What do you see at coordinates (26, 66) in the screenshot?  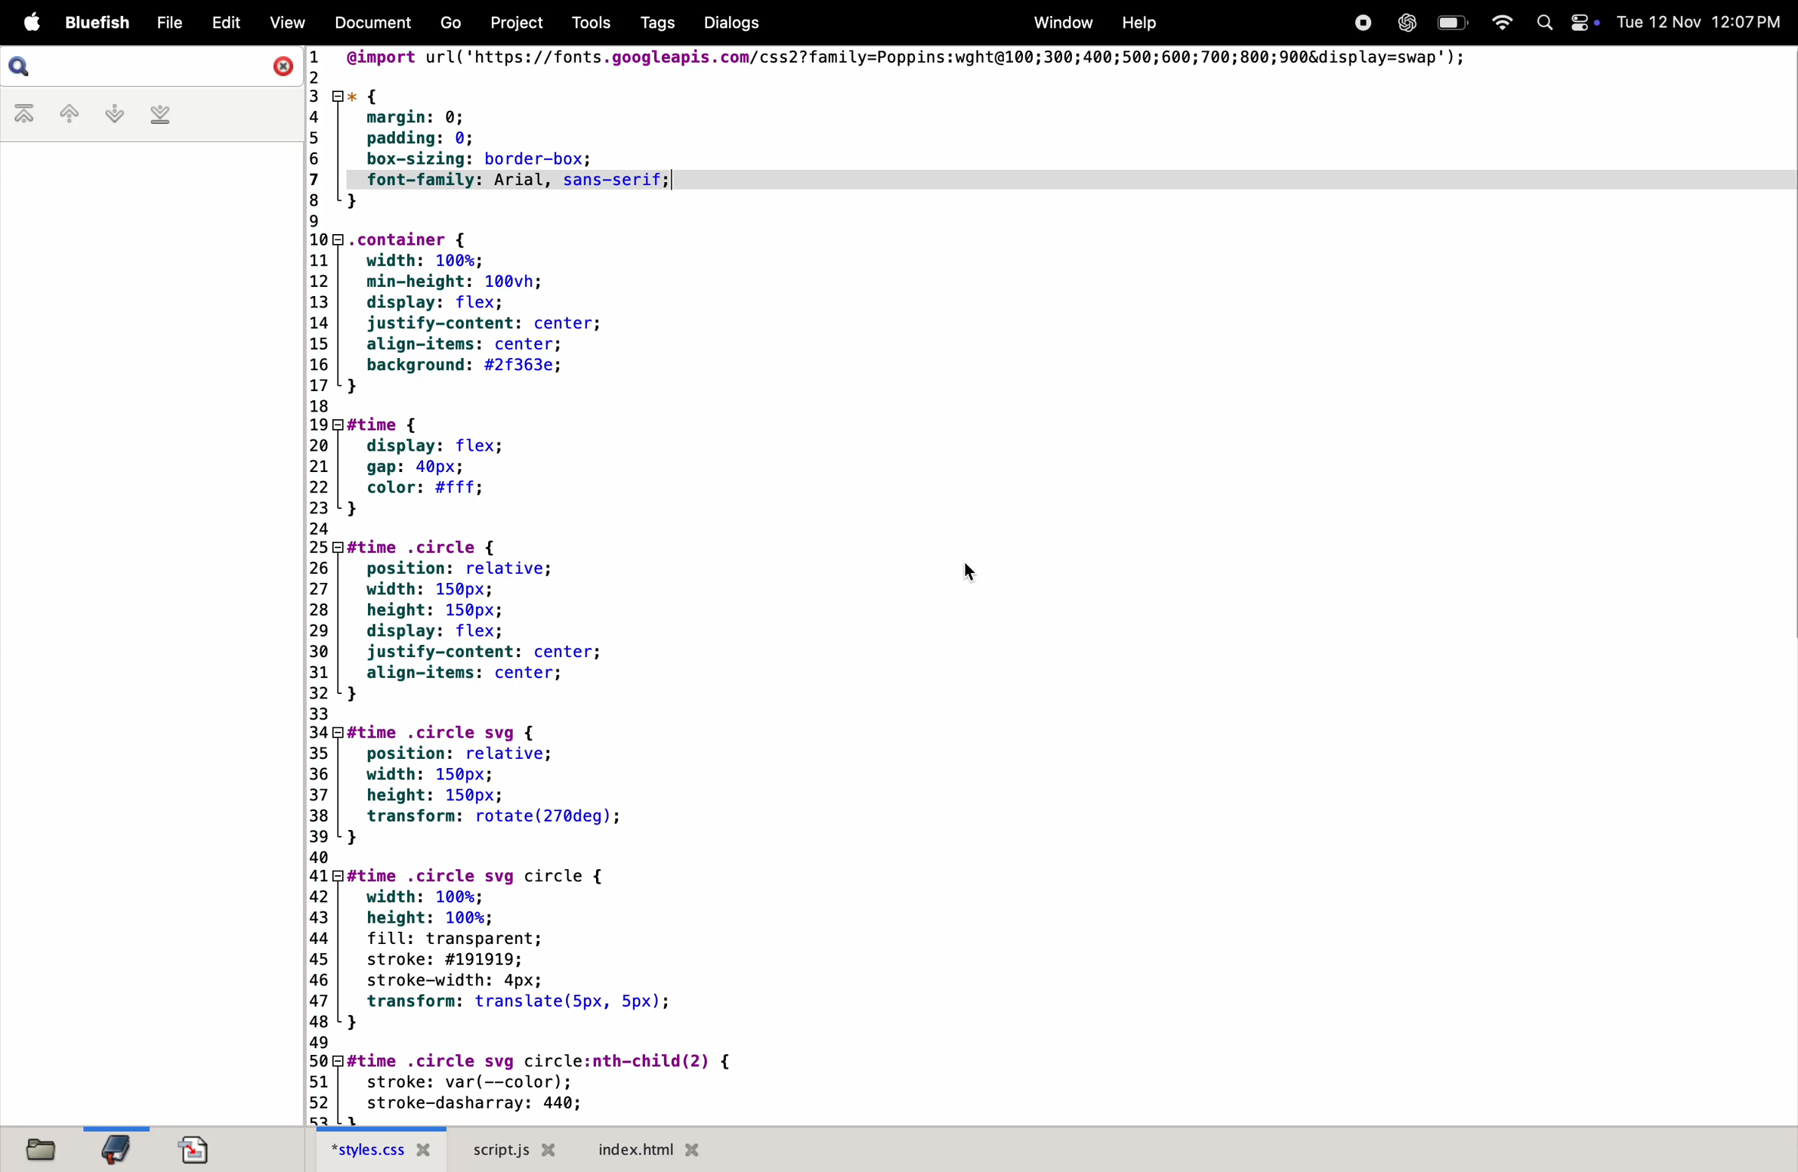 I see `search` at bounding box center [26, 66].